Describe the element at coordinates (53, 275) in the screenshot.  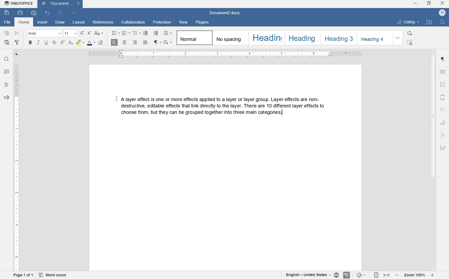
I see `word count` at that location.